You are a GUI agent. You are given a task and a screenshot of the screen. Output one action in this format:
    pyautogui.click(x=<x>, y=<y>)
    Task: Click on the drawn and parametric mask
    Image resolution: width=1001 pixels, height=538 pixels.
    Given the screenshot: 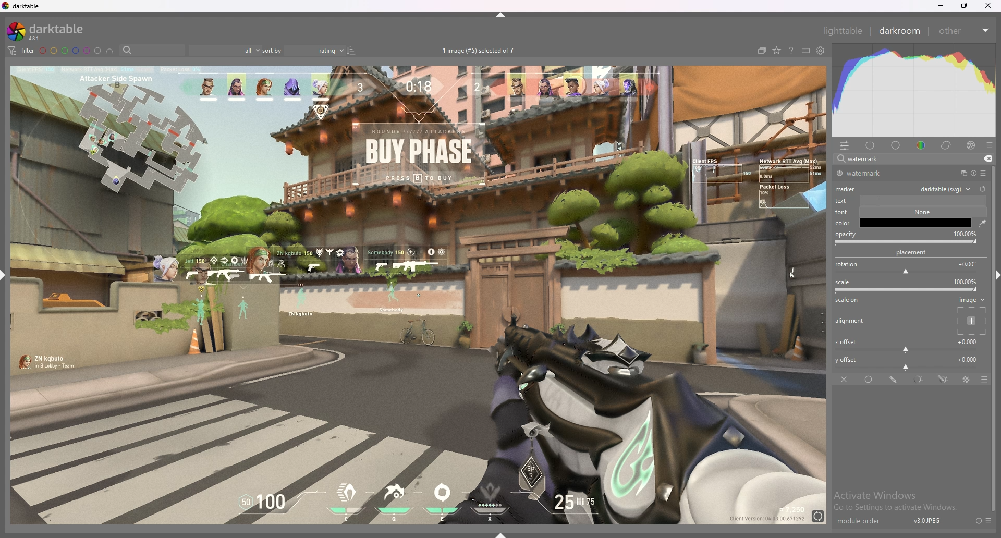 What is the action you would take?
    pyautogui.click(x=943, y=378)
    